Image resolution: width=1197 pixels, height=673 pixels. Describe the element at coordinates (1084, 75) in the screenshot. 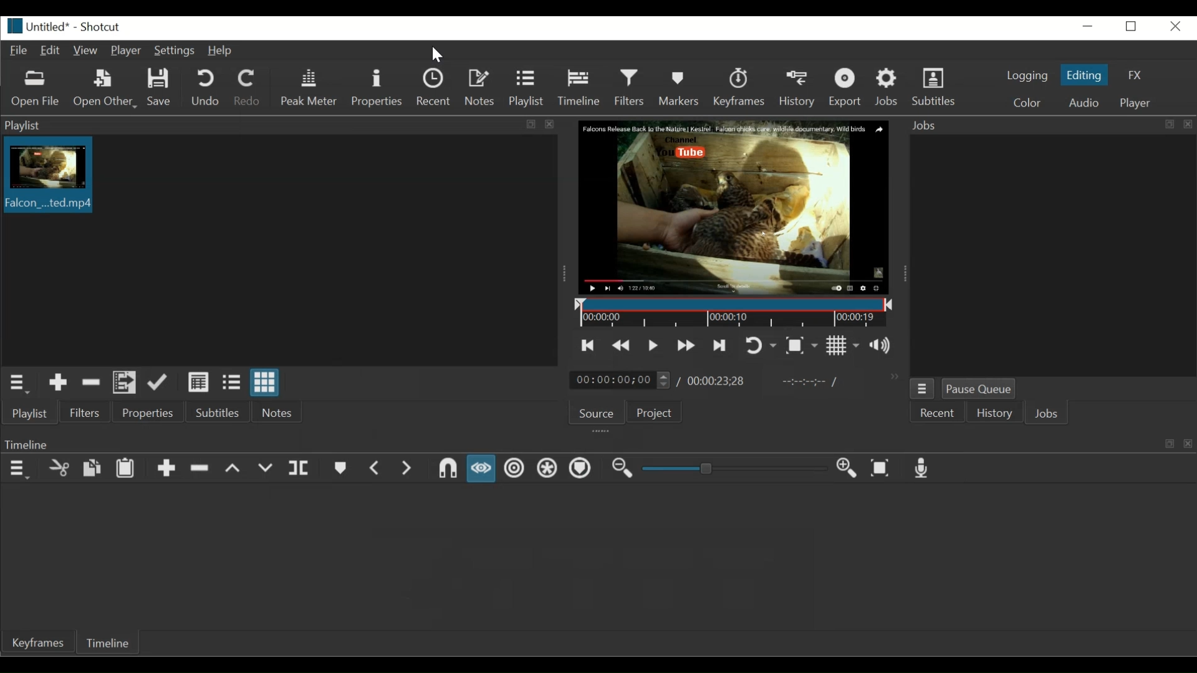

I see `Editing` at that location.